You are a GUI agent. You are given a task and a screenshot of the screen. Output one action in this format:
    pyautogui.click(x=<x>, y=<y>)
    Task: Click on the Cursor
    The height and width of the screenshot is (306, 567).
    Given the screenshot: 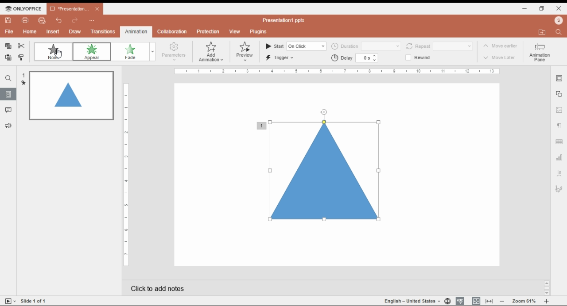 What is the action you would take?
    pyautogui.click(x=58, y=55)
    